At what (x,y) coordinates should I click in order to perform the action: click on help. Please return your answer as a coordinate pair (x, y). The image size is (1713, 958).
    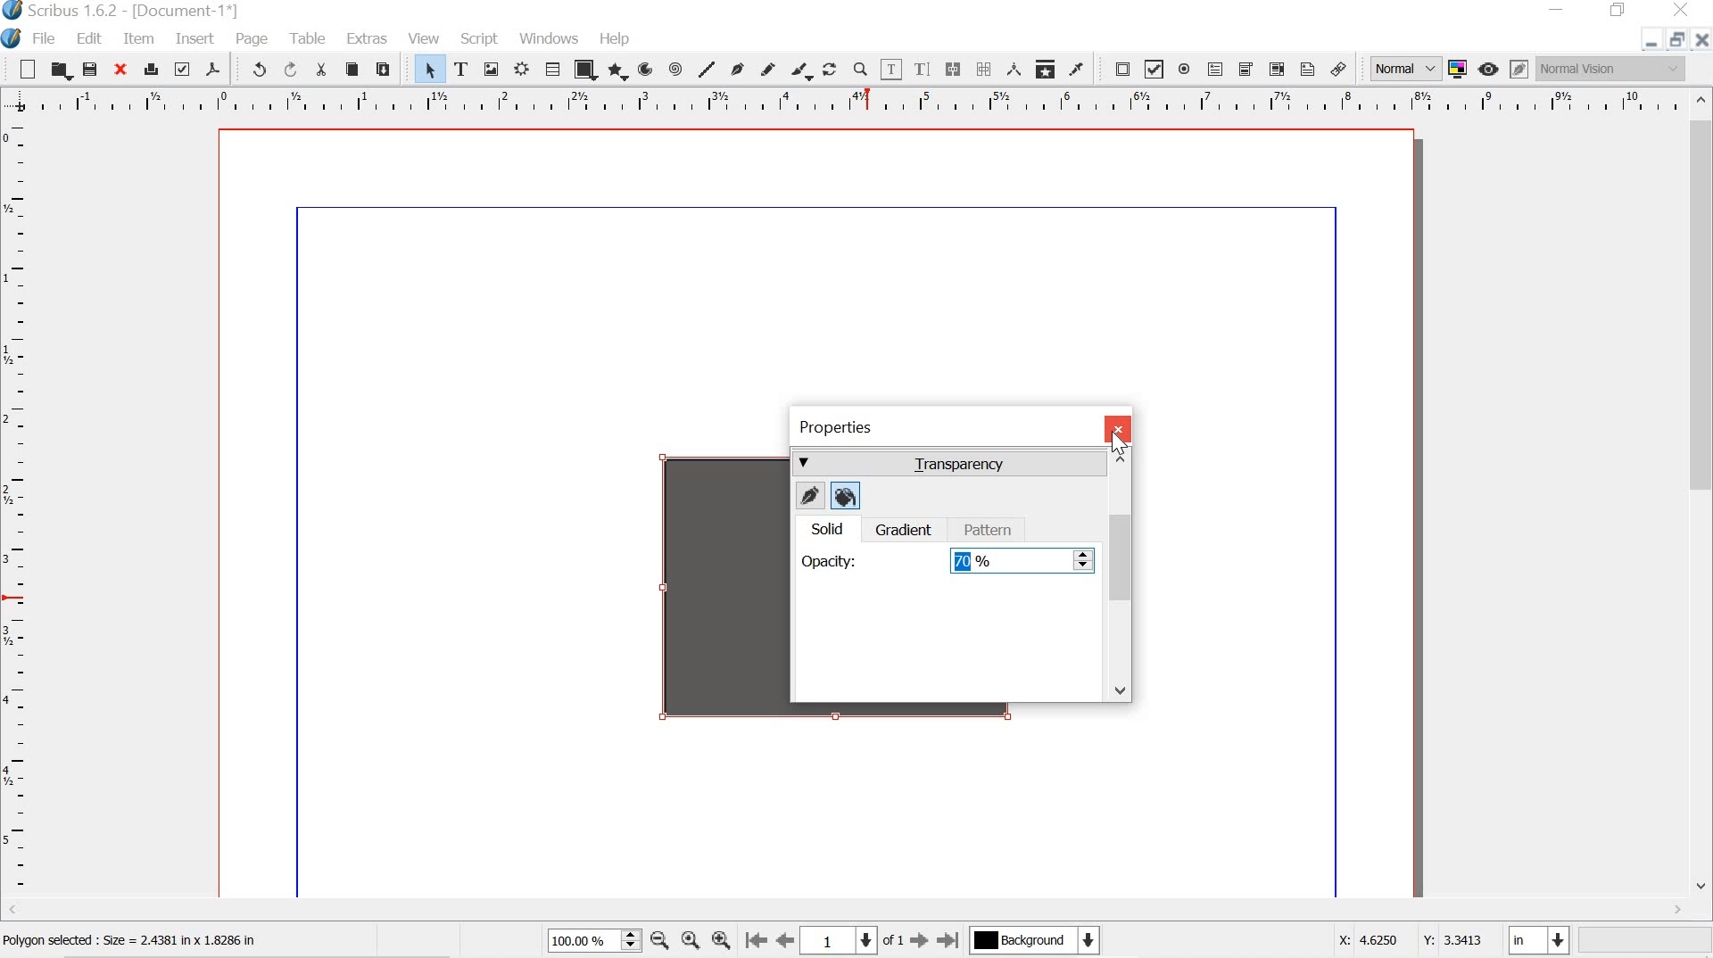
    Looking at the image, I should click on (614, 41).